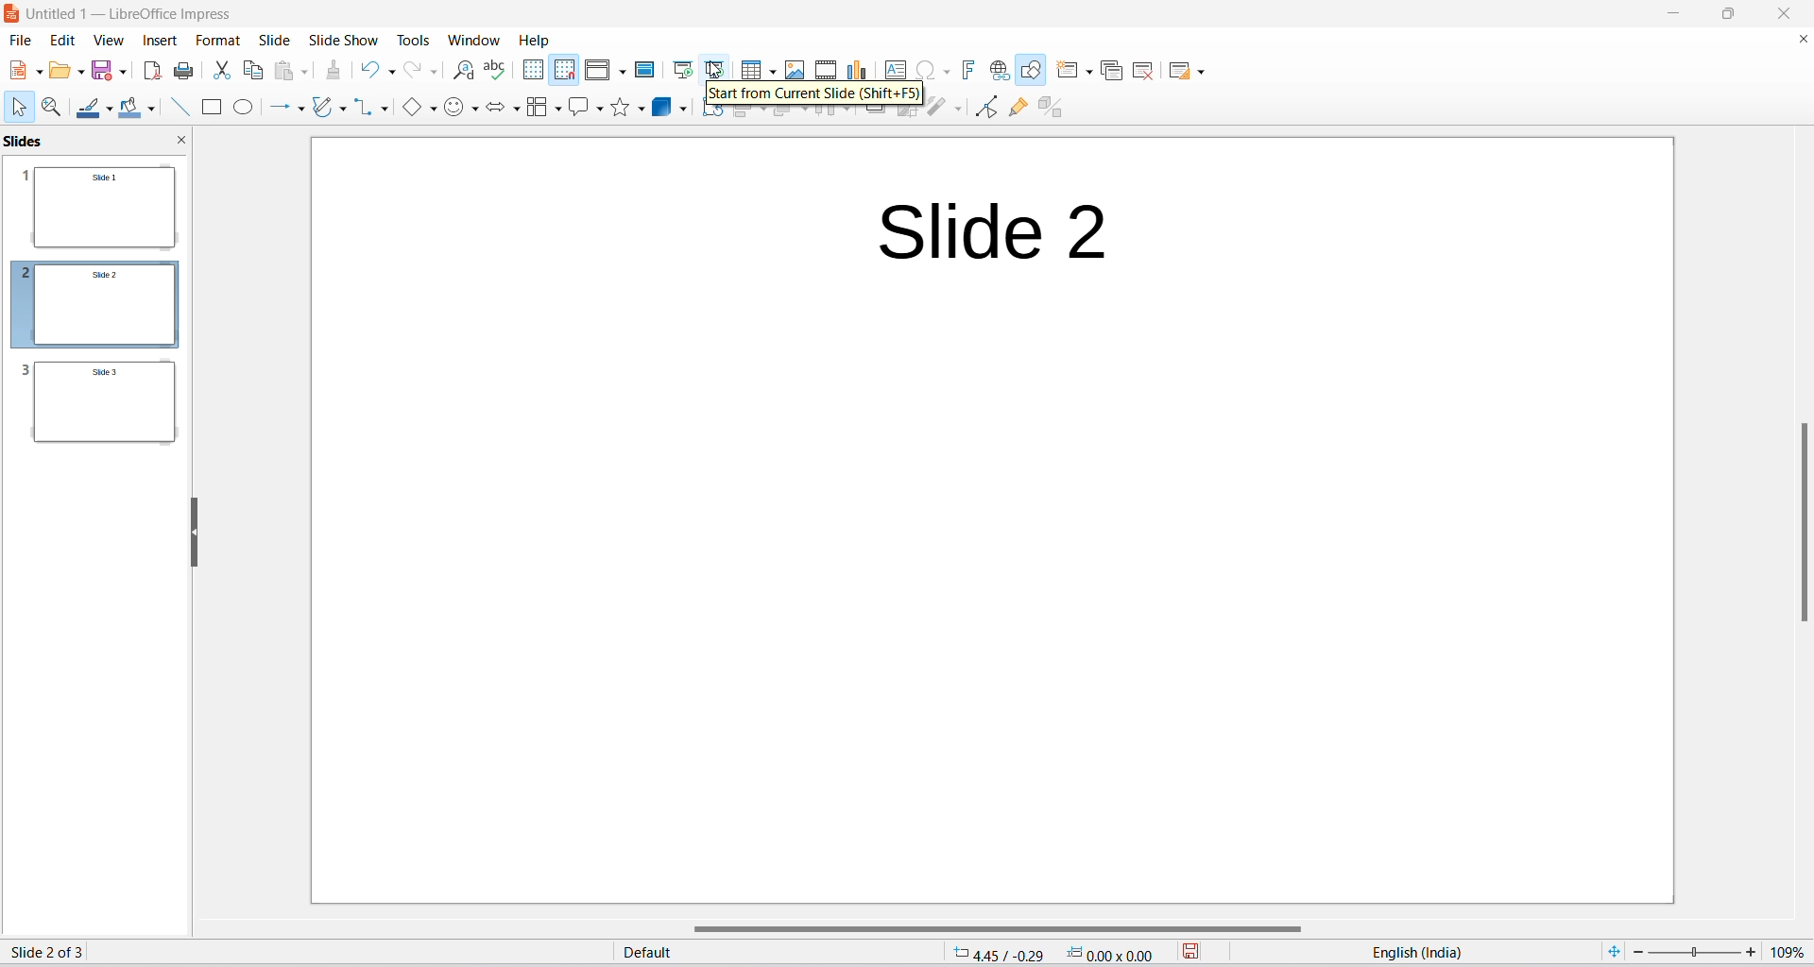 The image size is (1814, 967). Describe the element at coordinates (1717, 12) in the screenshot. I see `maximize` at that location.